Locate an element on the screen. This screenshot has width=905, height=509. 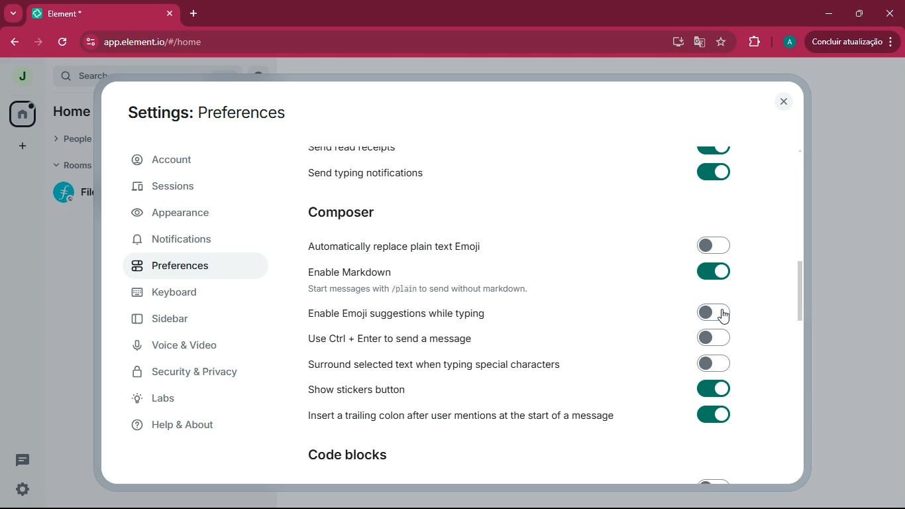
sidebar is located at coordinates (187, 321).